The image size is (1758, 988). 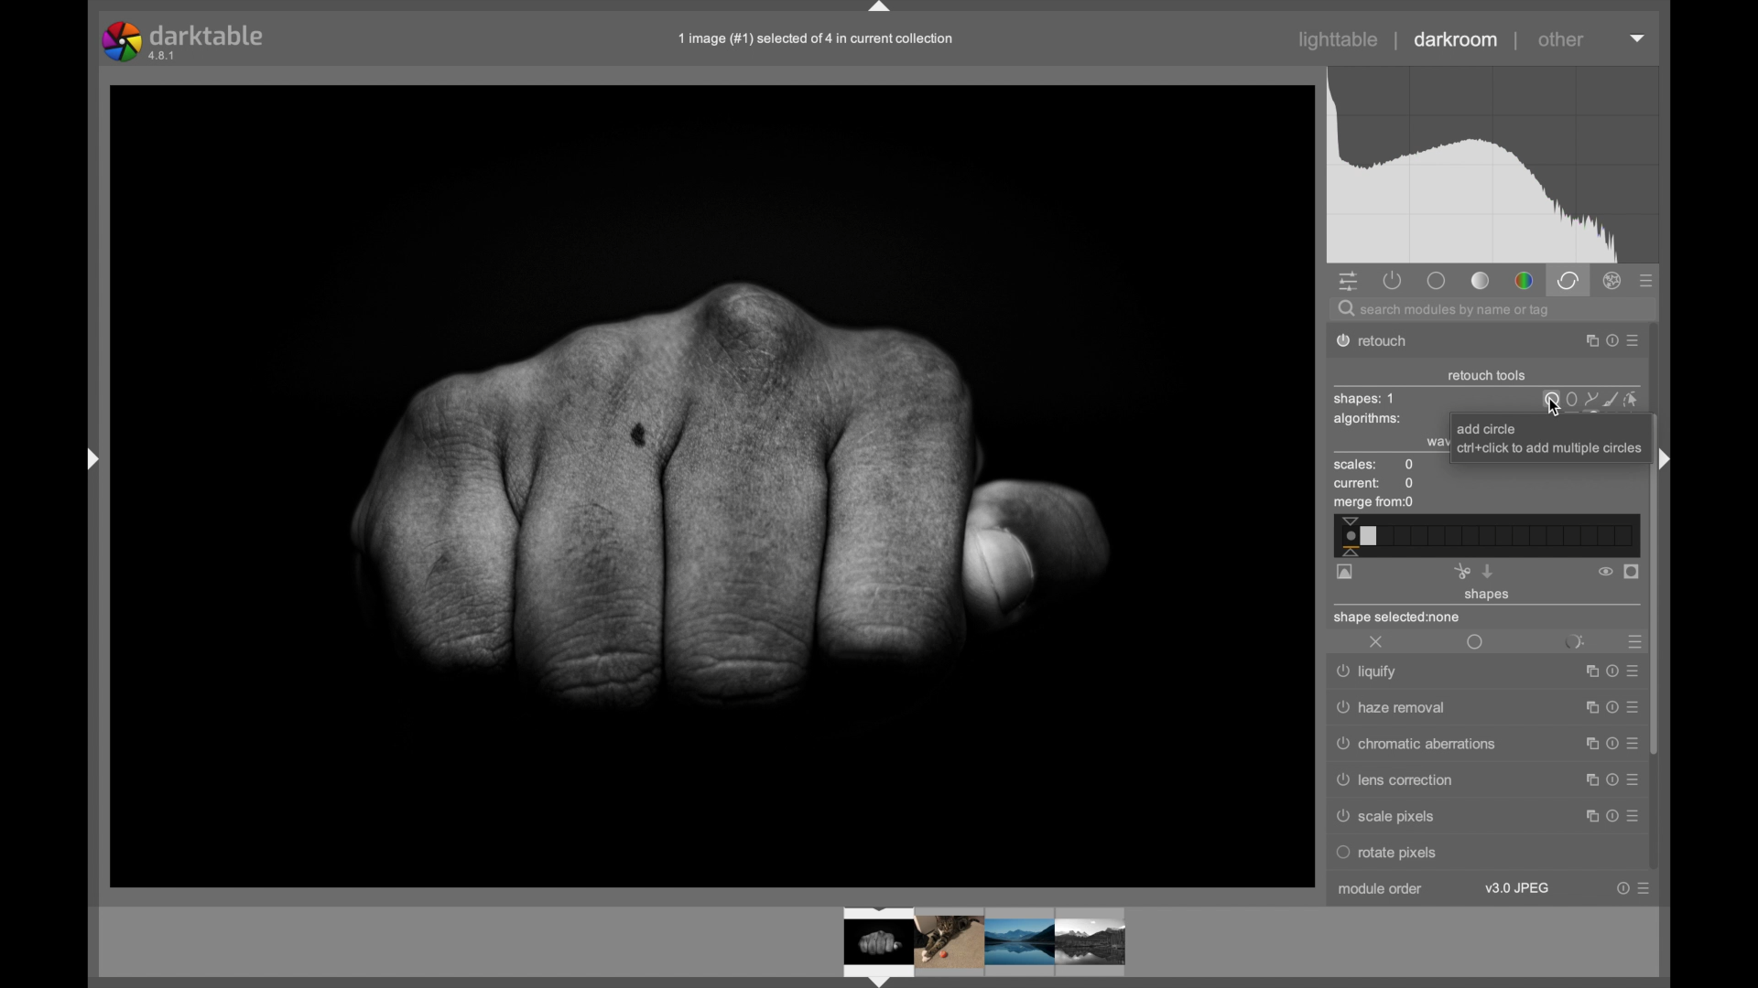 I want to click on module order, so click(x=1382, y=889).